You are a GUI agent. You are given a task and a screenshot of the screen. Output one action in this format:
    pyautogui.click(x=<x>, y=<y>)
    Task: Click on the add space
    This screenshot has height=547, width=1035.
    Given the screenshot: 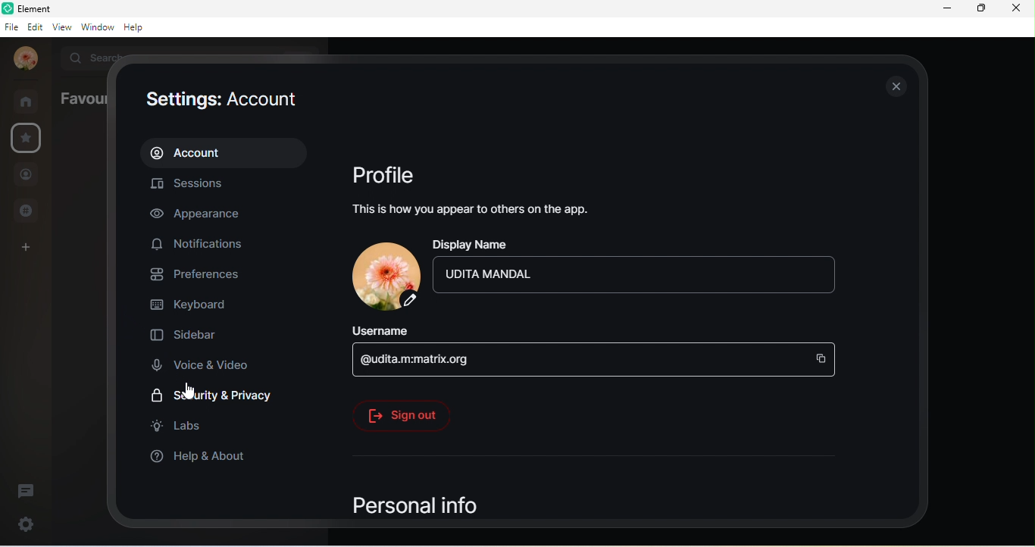 What is the action you would take?
    pyautogui.click(x=23, y=252)
    